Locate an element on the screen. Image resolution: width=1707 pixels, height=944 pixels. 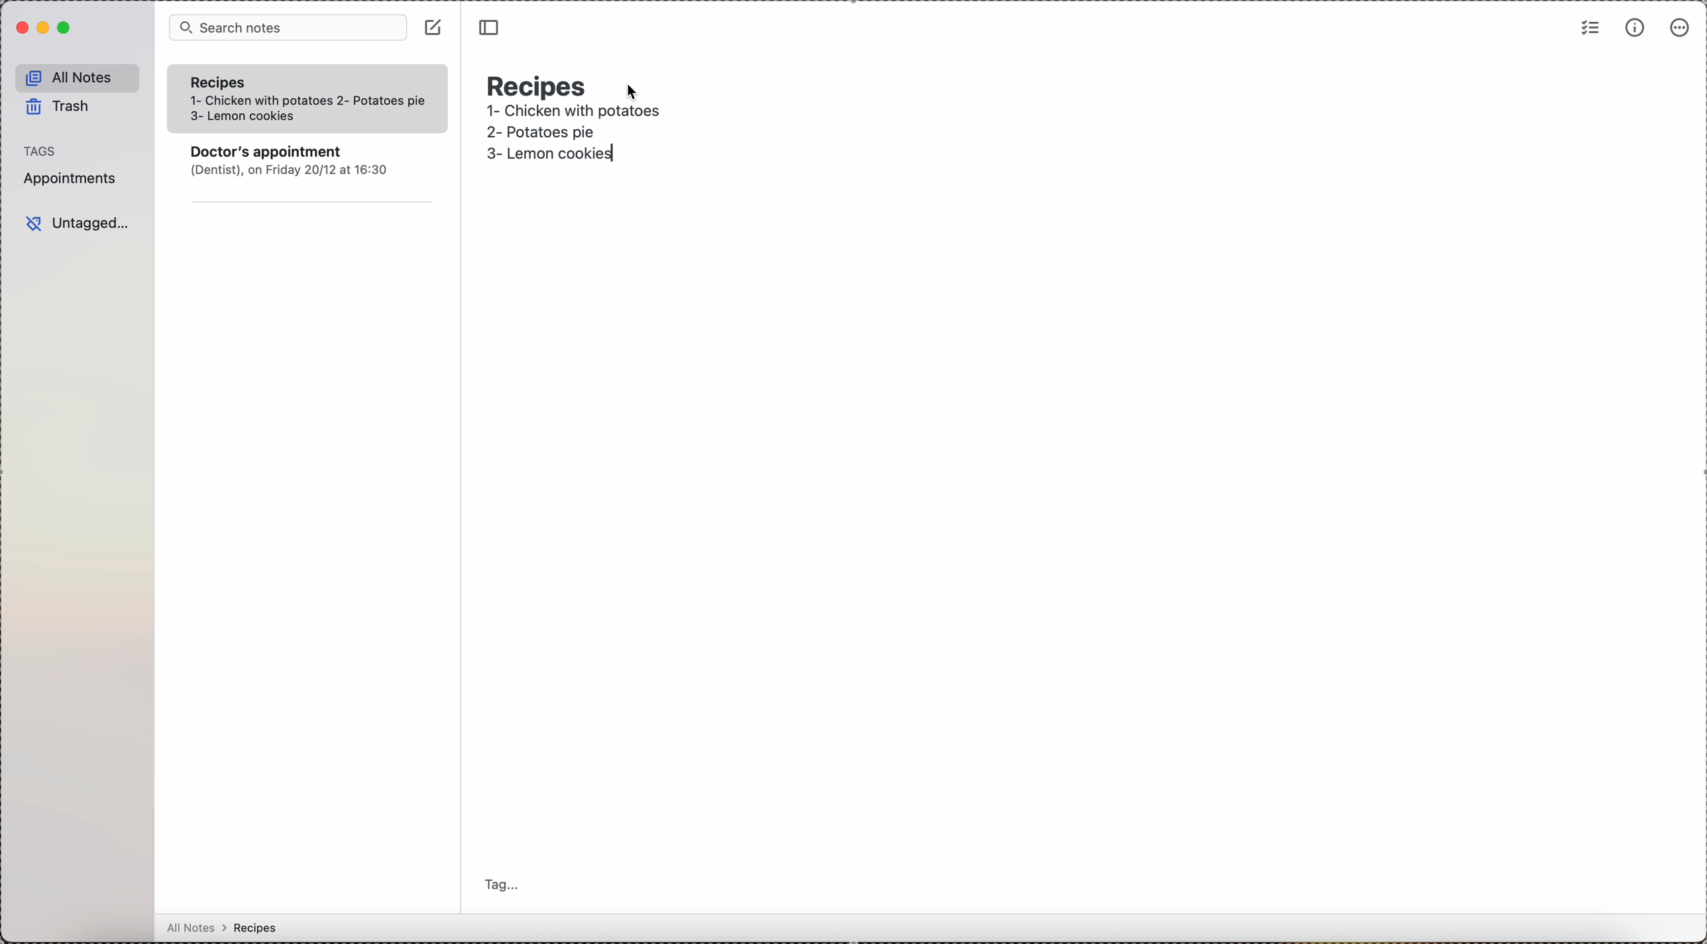
untagged is located at coordinates (75, 223).